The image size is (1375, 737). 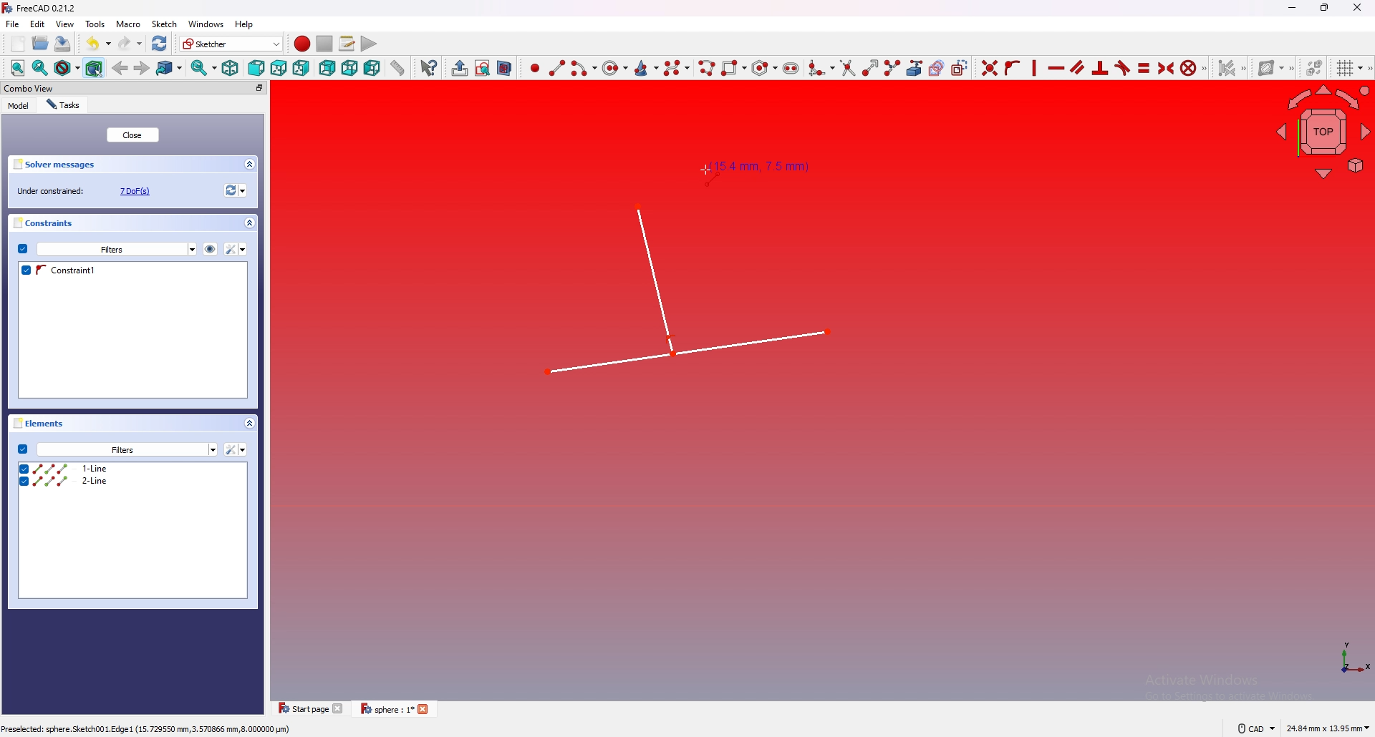 I want to click on Select associated constraints, so click(x=1230, y=68).